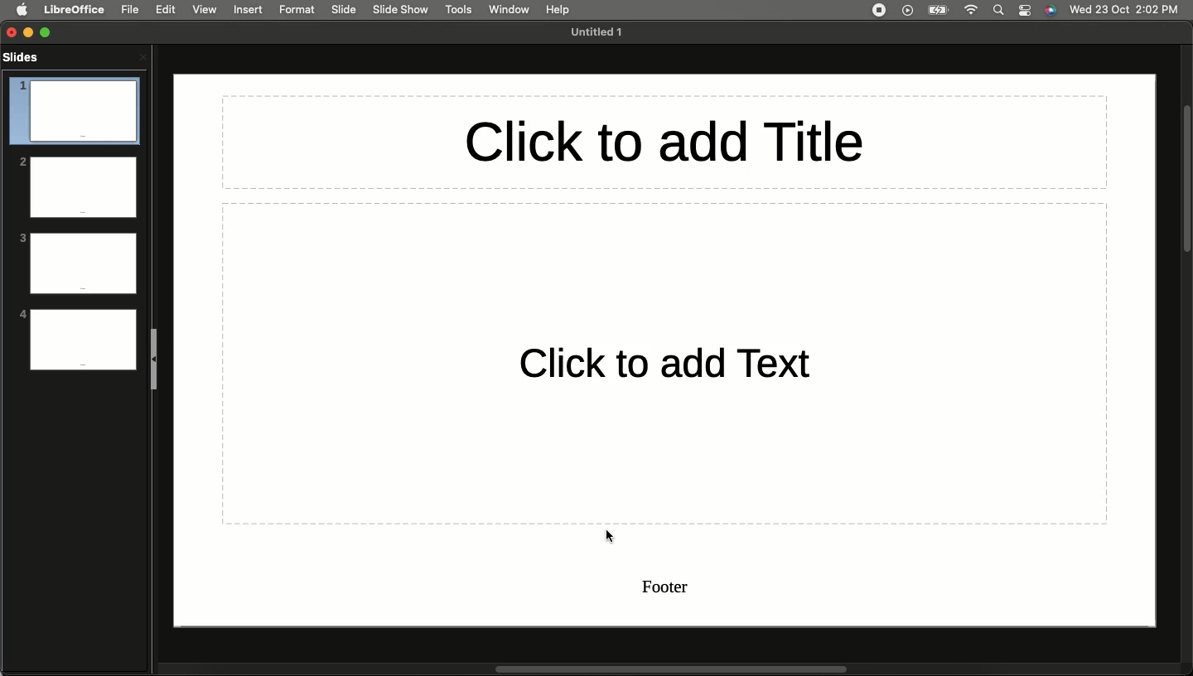 Image resolution: width=1193 pixels, height=676 pixels. What do you see at coordinates (84, 135) in the screenshot?
I see `Footer` at bounding box center [84, 135].